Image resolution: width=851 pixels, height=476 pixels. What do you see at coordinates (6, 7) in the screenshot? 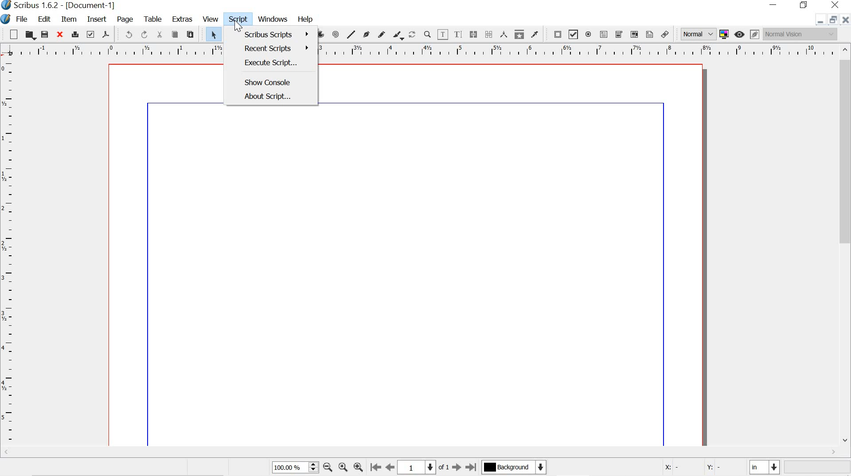
I see `scribus logo` at bounding box center [6, 7].